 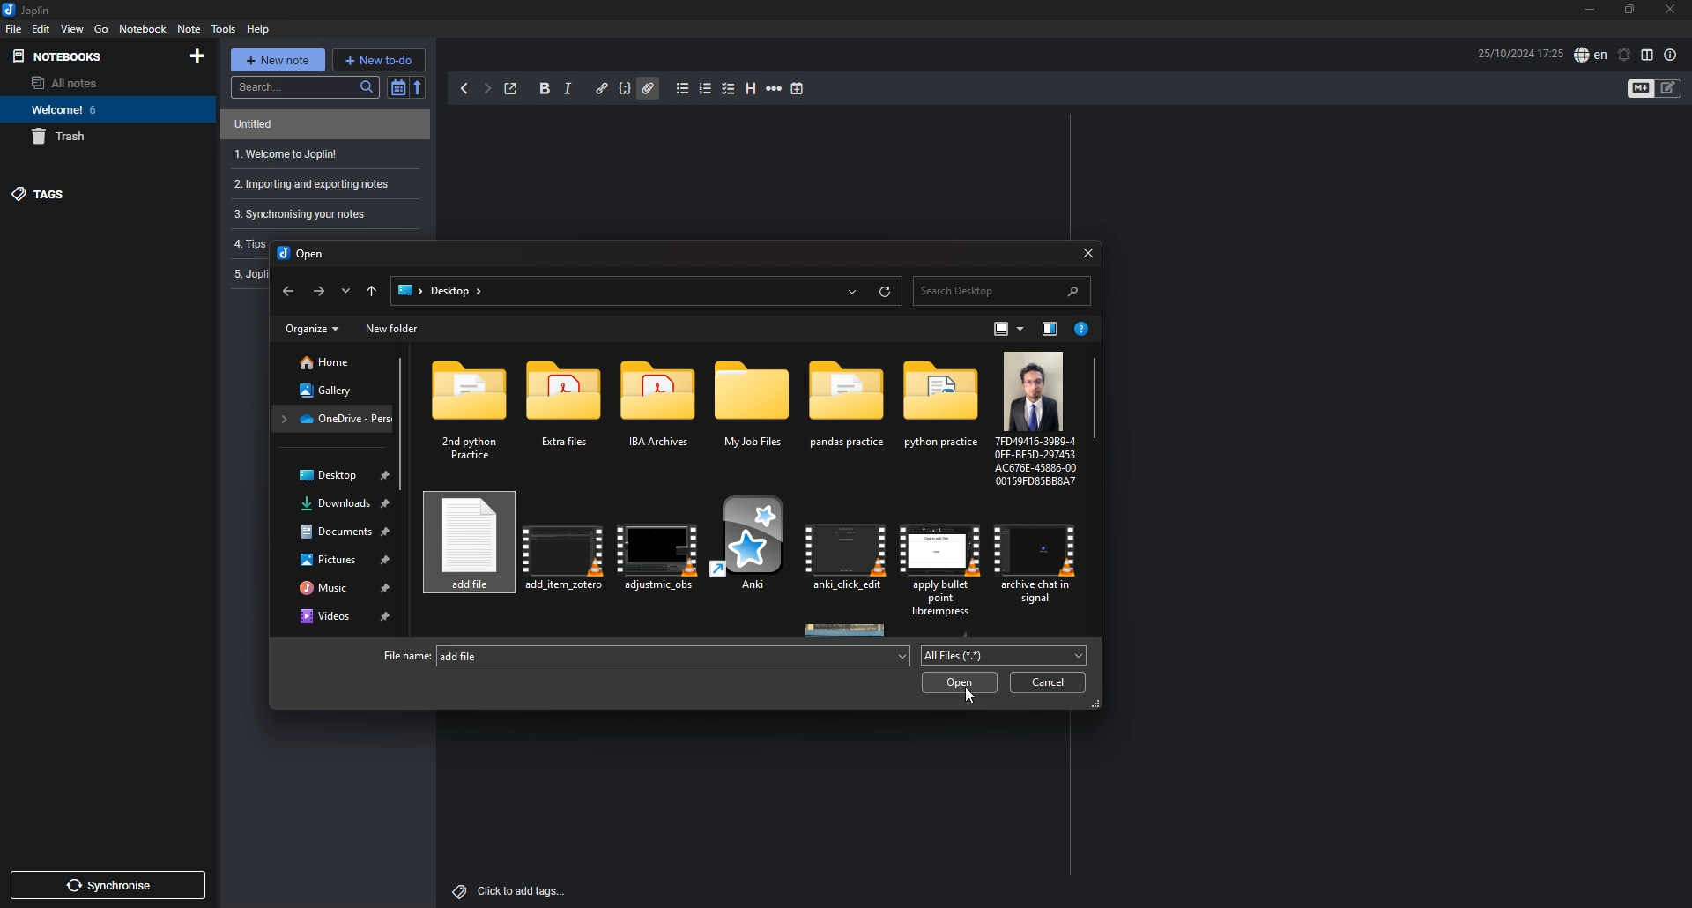 What do you see at coordinates (648, 88) in the screenshot?
I see `attach file` at bounding box center [648, 88].